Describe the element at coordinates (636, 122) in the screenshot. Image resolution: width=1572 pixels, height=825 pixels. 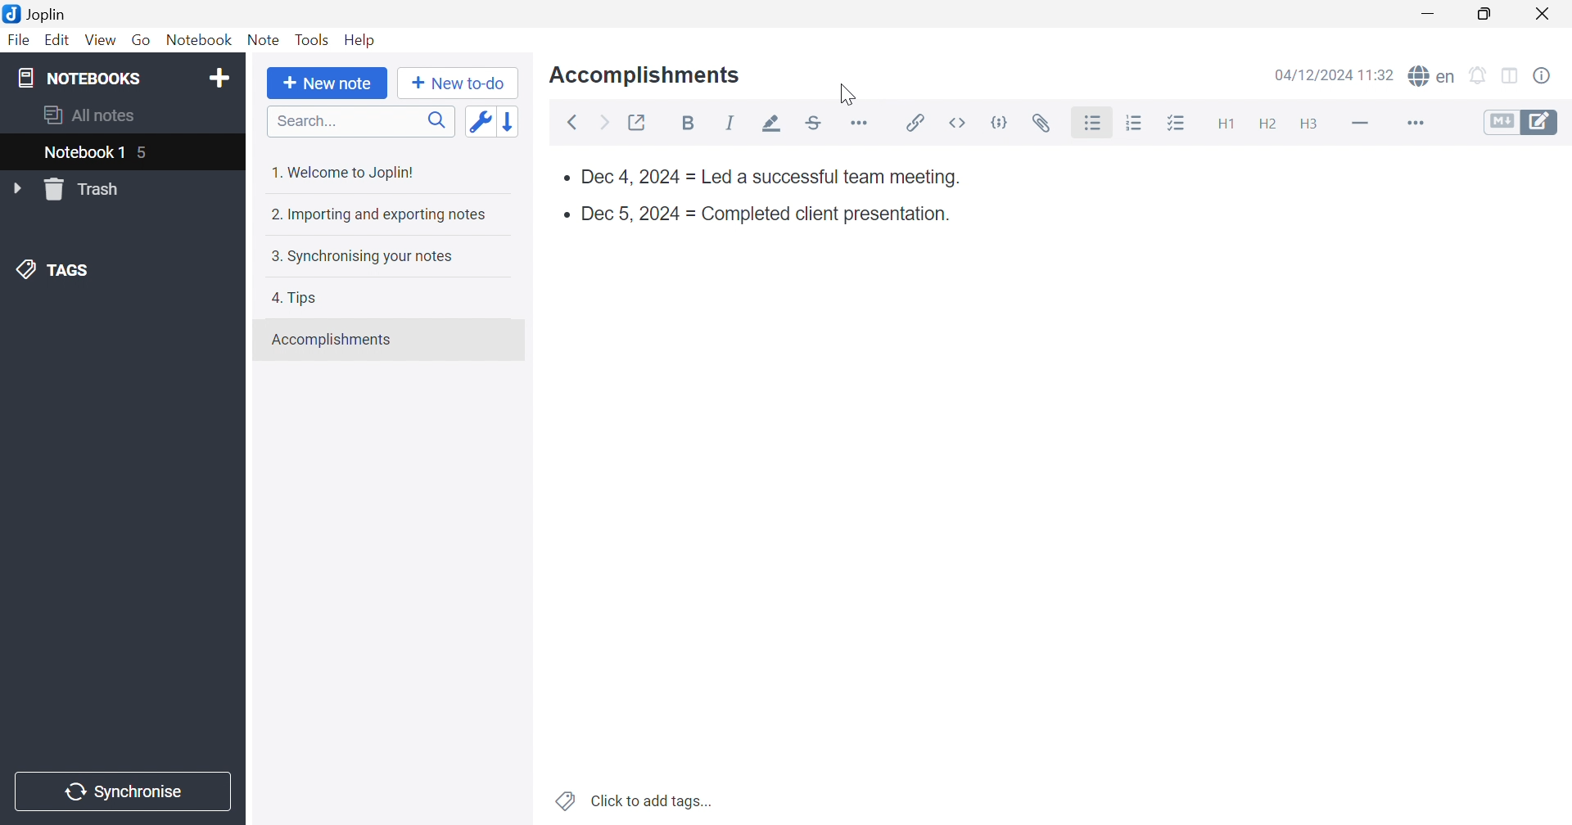
I see `Toggle external editing` at that location.